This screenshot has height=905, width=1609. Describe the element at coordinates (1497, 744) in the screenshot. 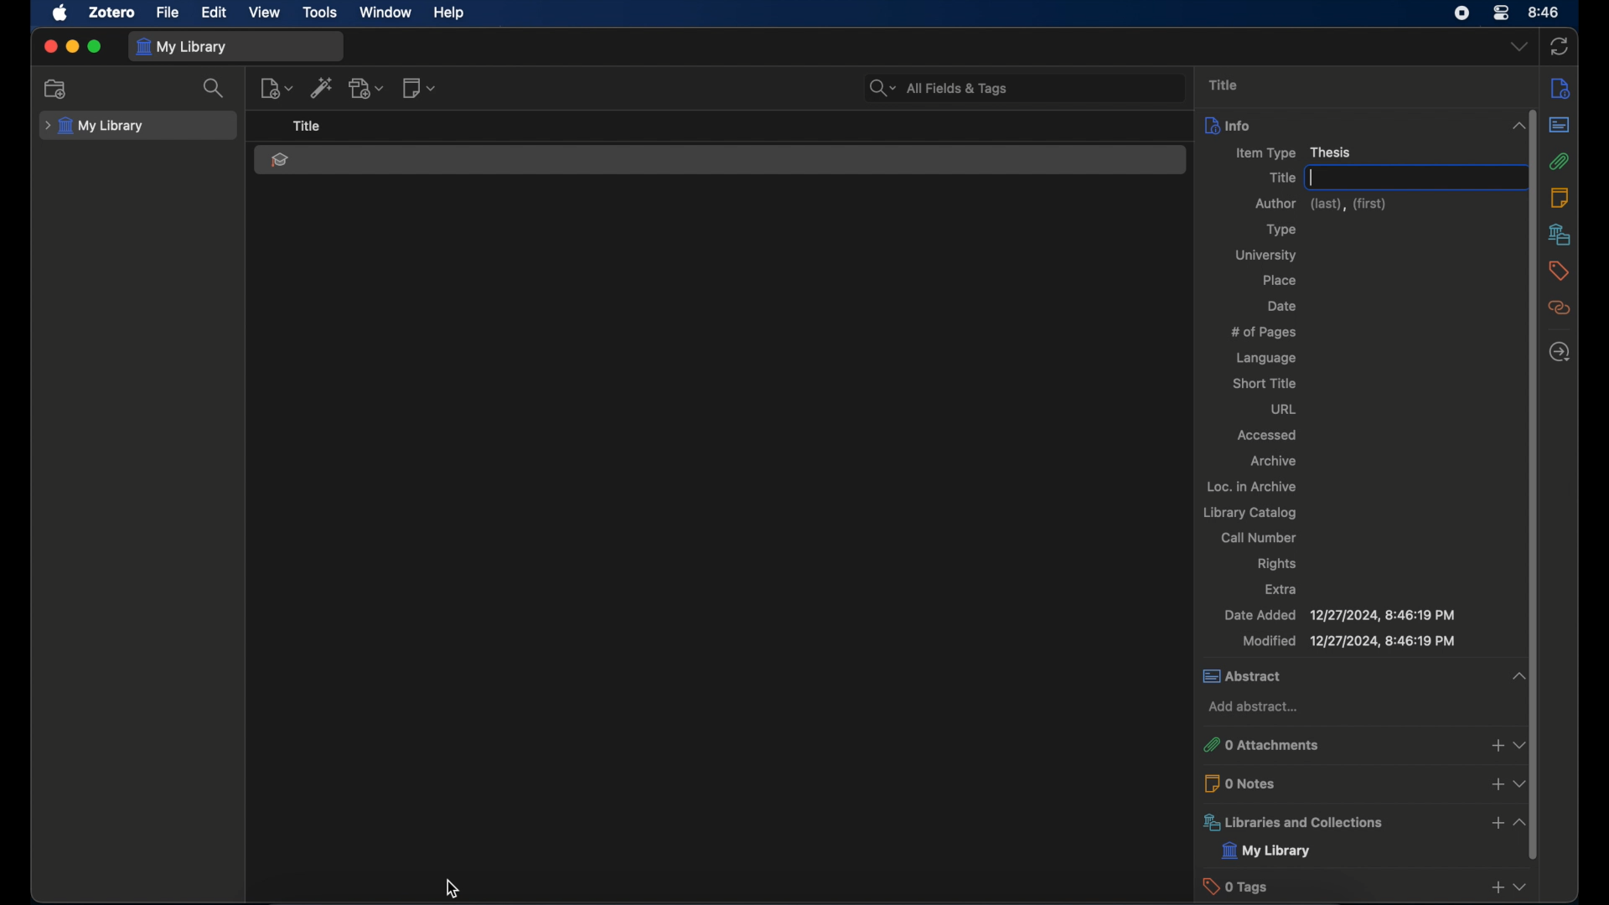

I see `add attachments` at that location.